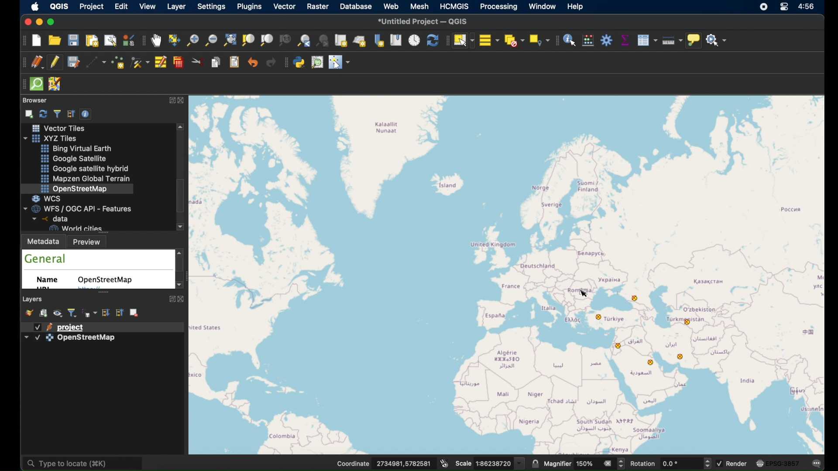  What do you see at coordinates (670, 40) in the screenshot?
I see `measure line` at bounding box center [670, 40].